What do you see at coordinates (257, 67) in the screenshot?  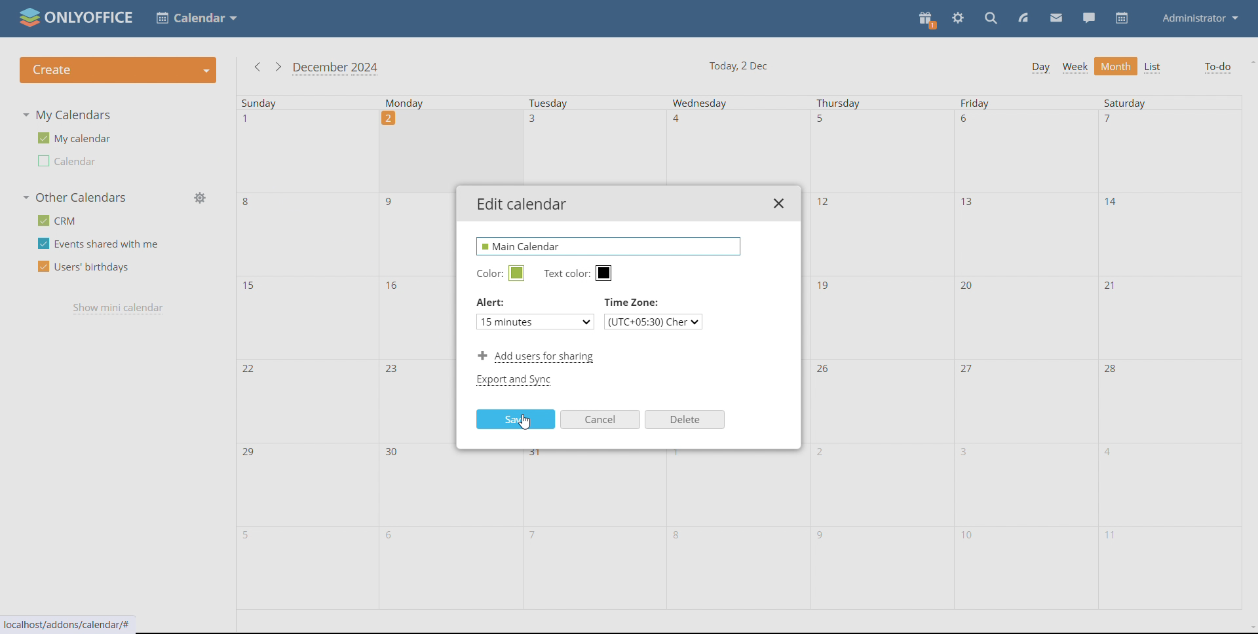 I see `previous month` at bounding box center [257, 67].